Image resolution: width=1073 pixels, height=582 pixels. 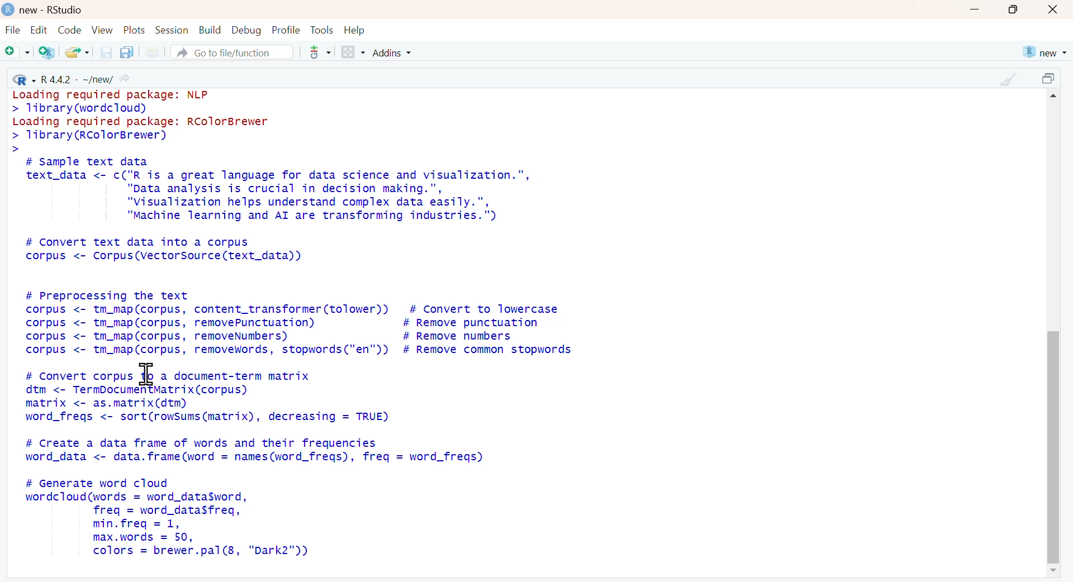 What do you see at coordinates (355, 30) in the screenshot?
I see `Help` at bounding box center [355, 30].